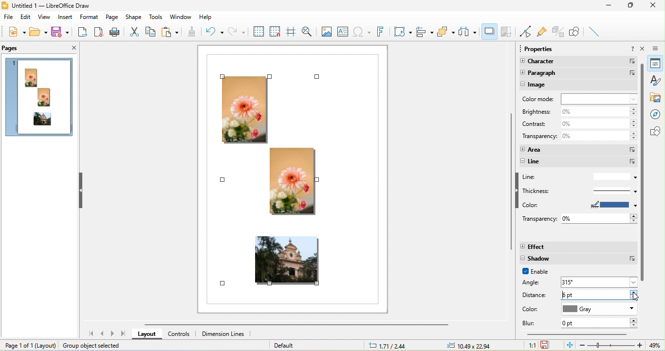 The image size is (665, 351). What do you see at coordinates (577, 62) in the screenshot?
I see `character` at bounding box center [577, 62].